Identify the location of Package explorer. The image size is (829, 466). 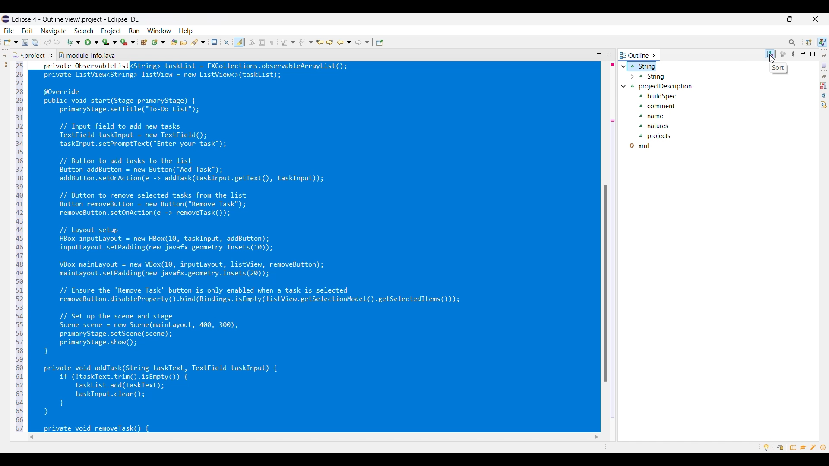
(5, 64).